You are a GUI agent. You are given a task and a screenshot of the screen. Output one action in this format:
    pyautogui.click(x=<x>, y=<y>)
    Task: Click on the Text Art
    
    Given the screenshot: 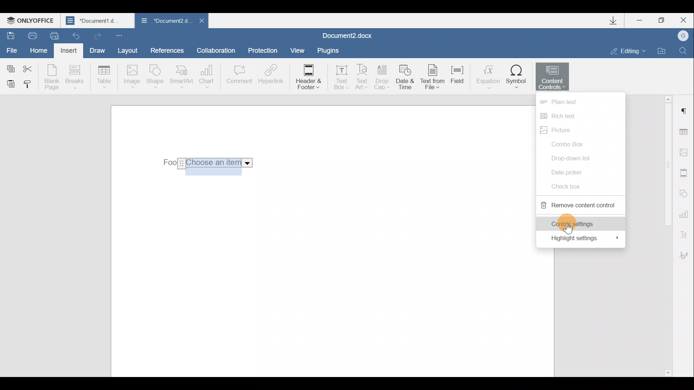 What is the action you would take?
    pyautogui.click(x=363, y=77)
    